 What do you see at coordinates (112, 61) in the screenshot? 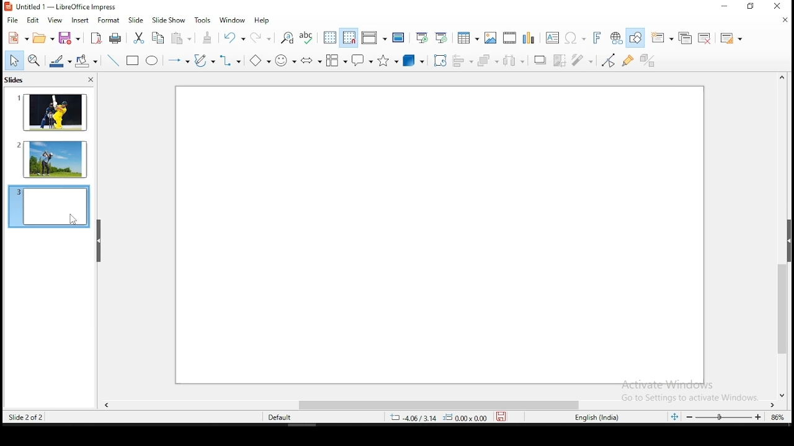
I see `line` at bounding box center [112, 61].